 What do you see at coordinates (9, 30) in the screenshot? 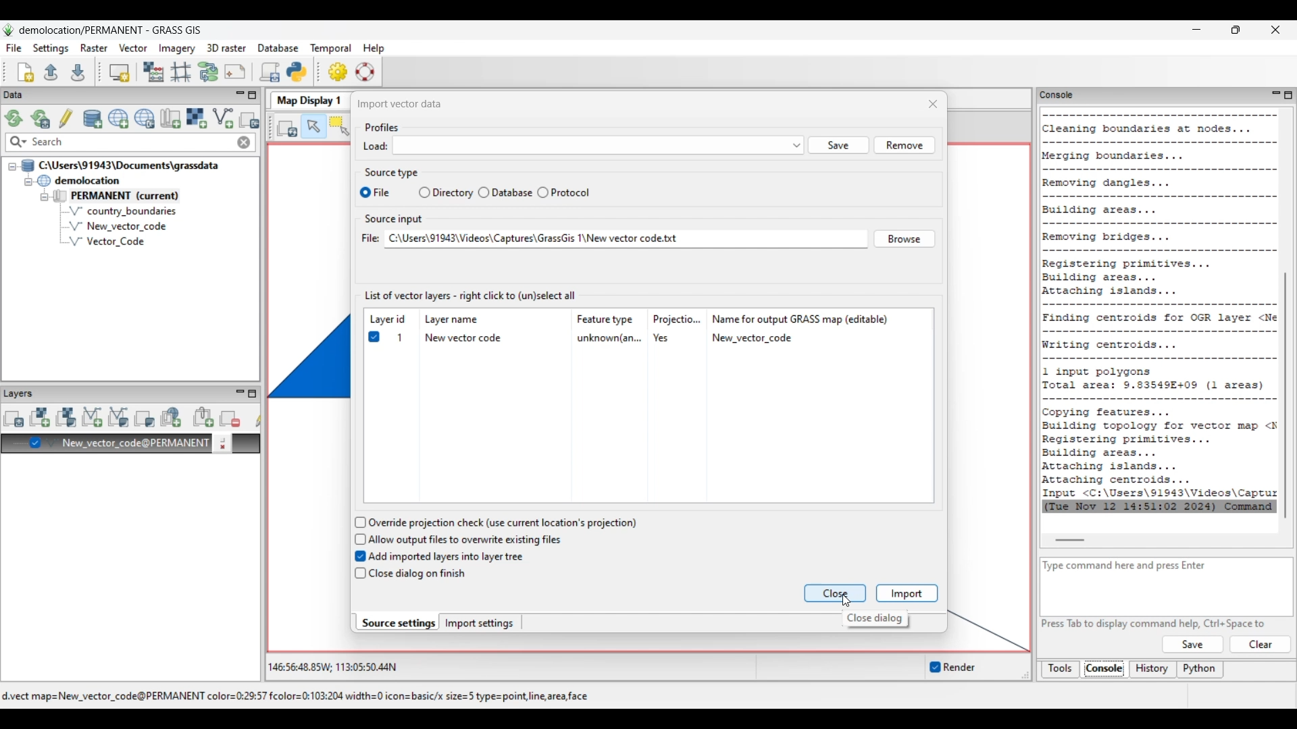
I see `Software logo` at bounding box center [9, 30].